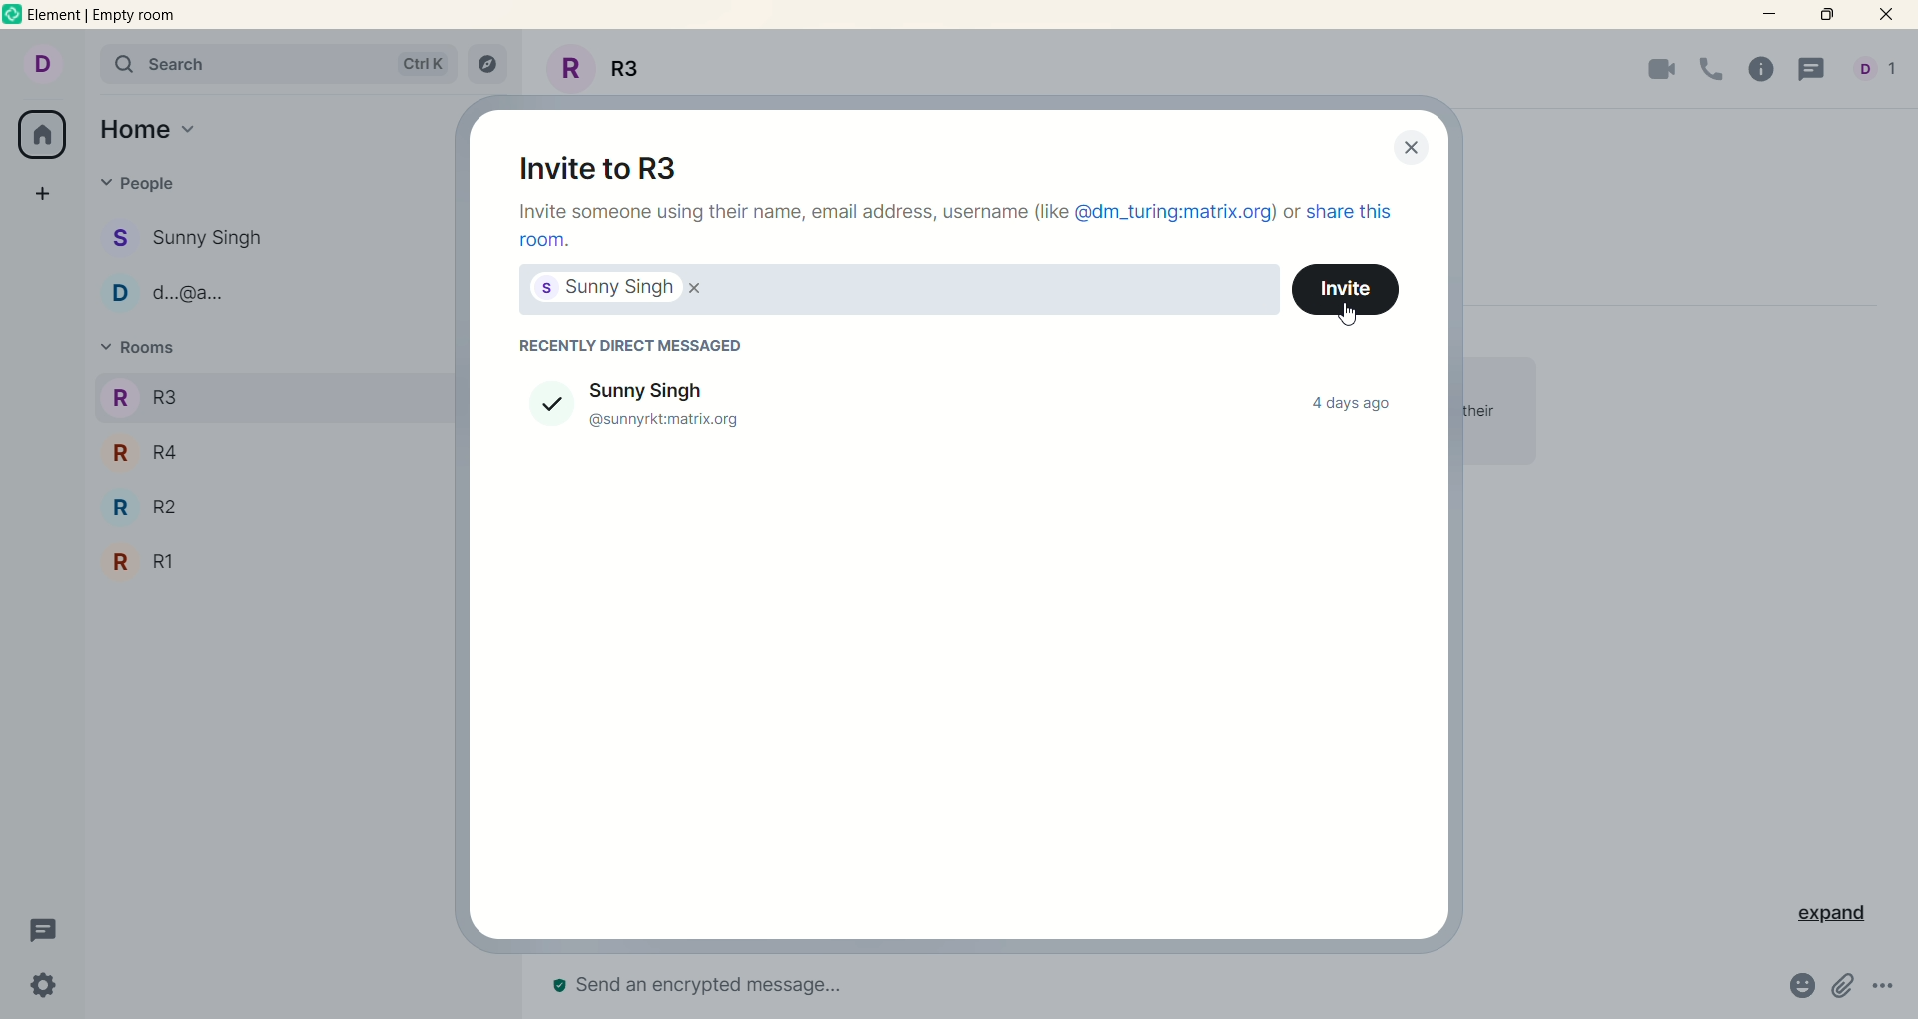  I want to click on element, so click(106, 15).